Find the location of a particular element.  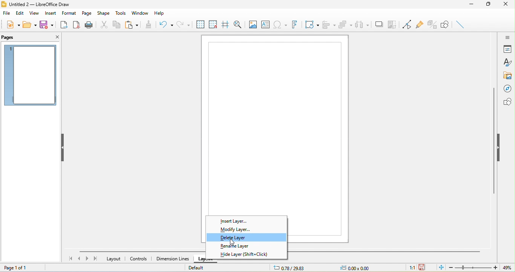

dimension lines is located at coordinates (174, 259).